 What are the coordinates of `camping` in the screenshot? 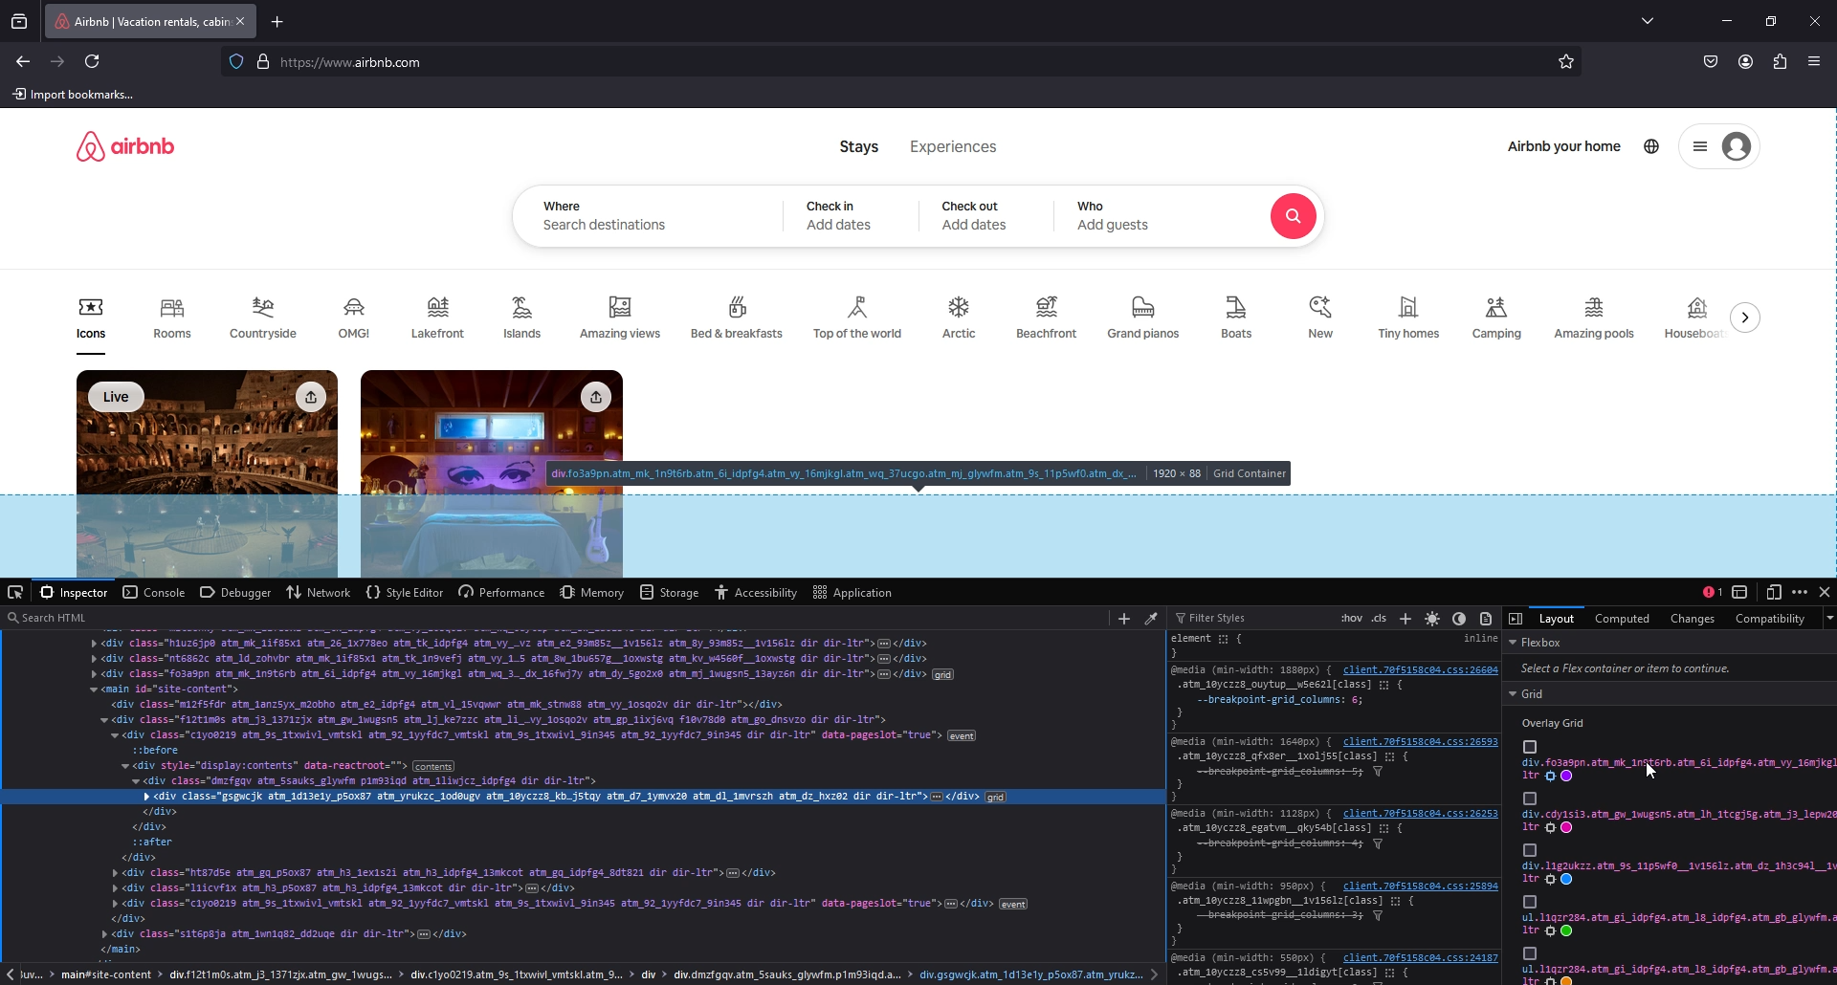 It's located at (1497, 317).